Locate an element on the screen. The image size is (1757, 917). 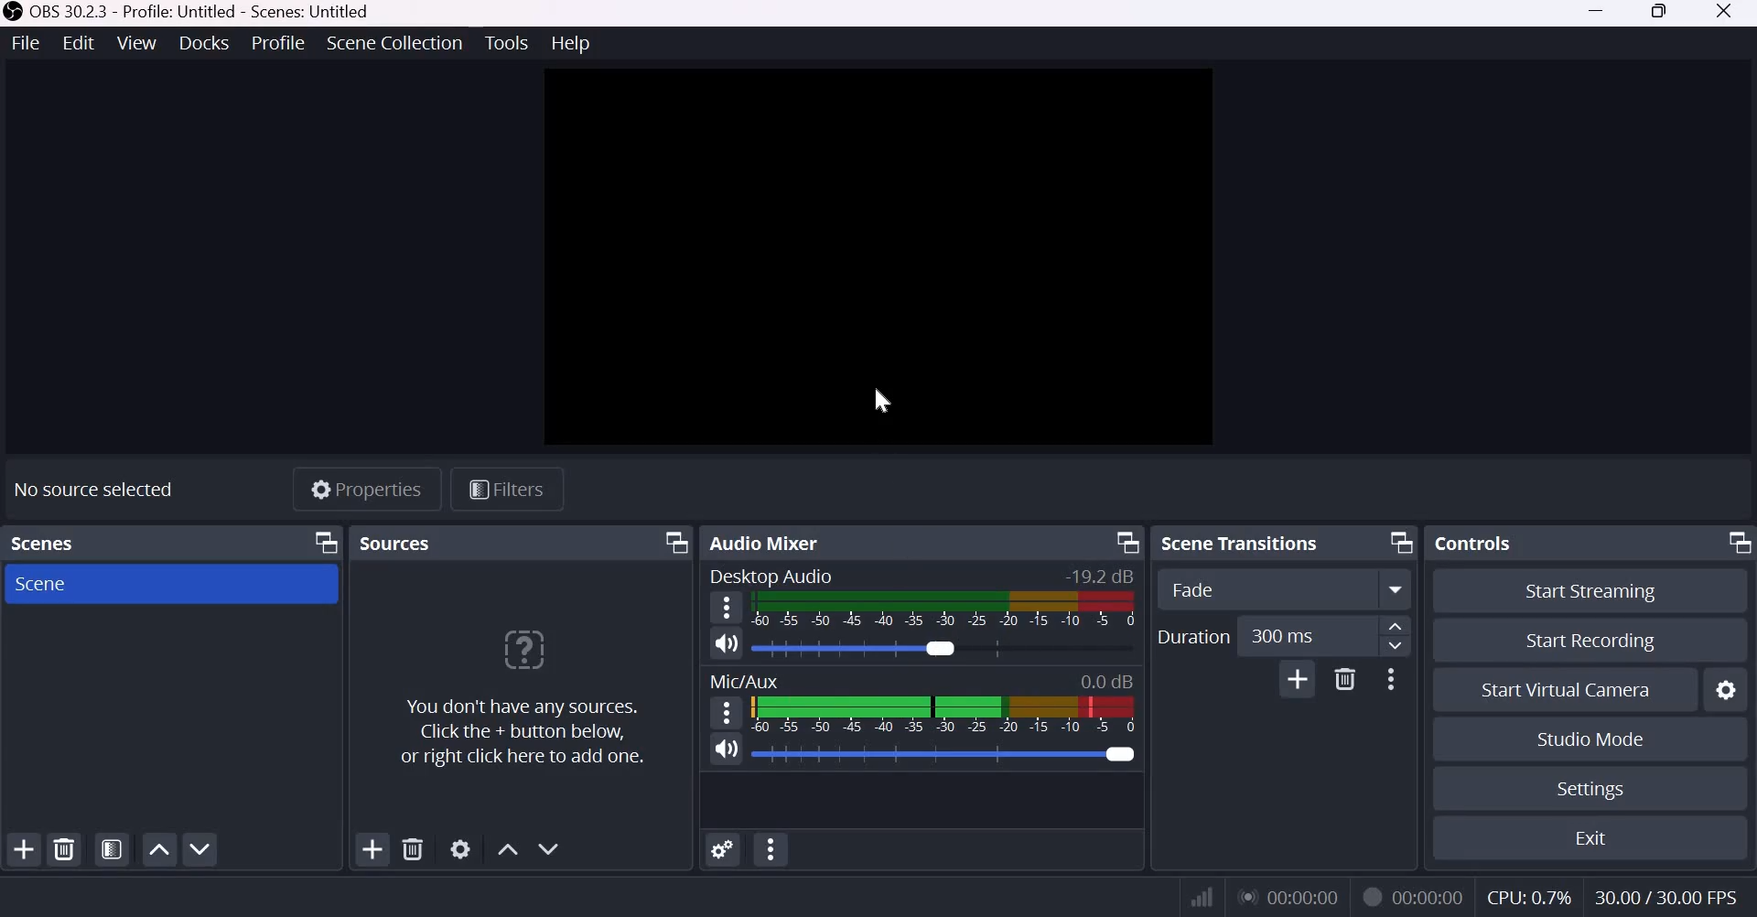
Move scene down is located at coordinates (201, 847).